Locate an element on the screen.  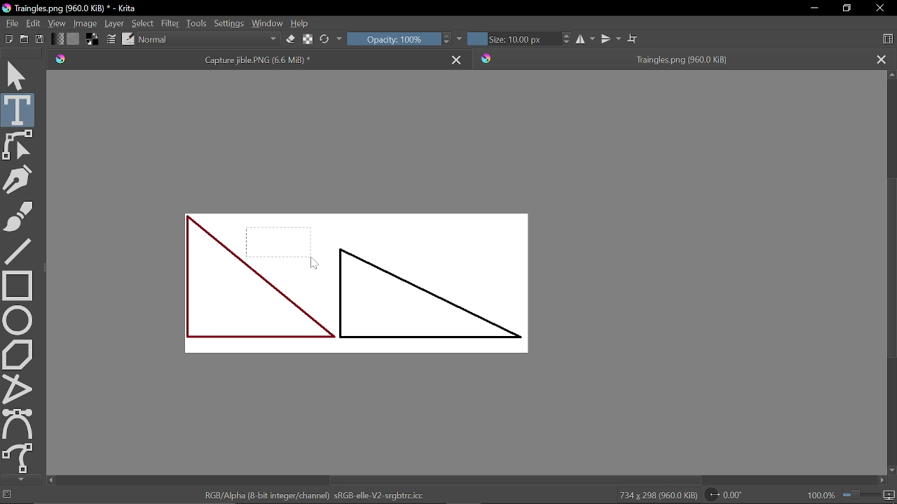
vertical scrollbar is located at coordinates (889, 265).